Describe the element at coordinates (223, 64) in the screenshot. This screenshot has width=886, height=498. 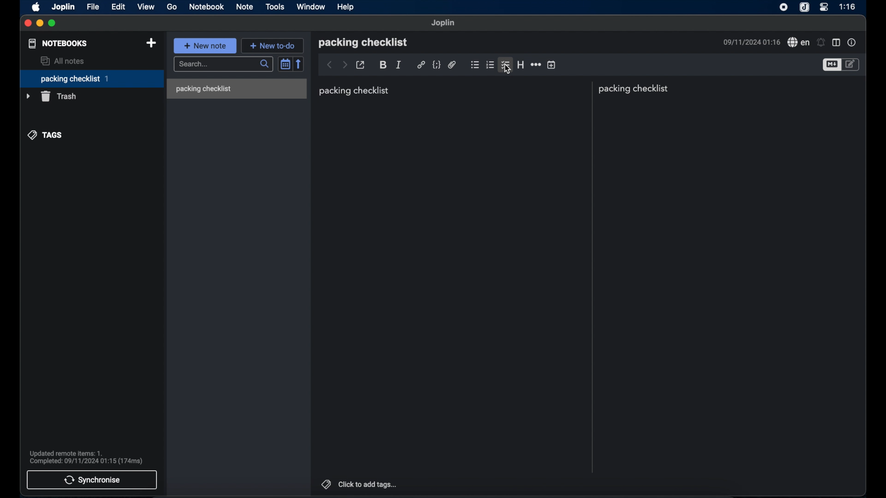
I see `search bar` at that location.